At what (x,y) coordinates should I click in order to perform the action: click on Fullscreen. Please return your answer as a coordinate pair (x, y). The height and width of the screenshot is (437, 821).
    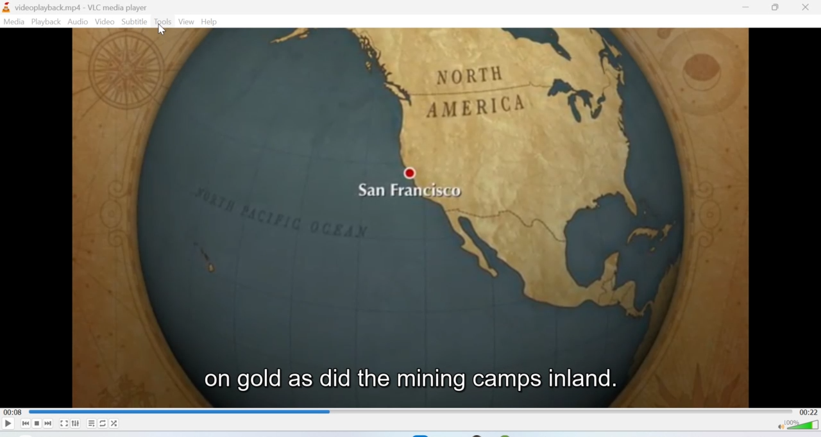
    Looking at the image, I should click on (63, 424).